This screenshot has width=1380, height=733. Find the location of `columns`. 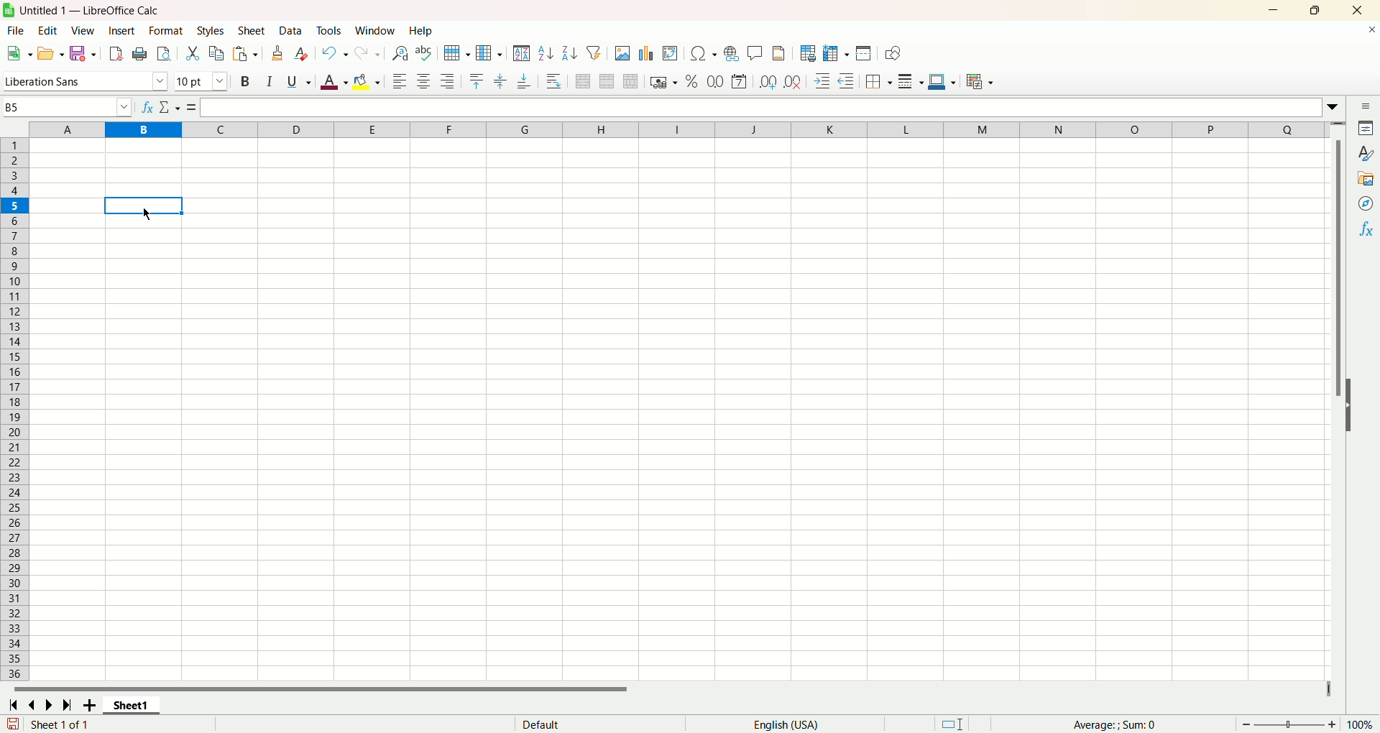

columns is located at coordinates (669, 130).